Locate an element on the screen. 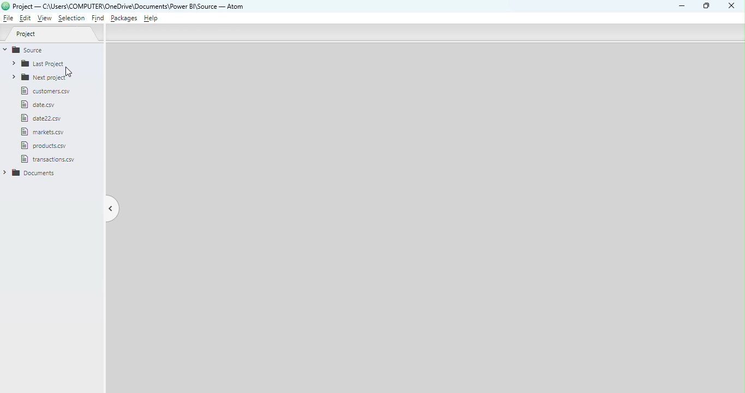 The image size is (745, 393). View is located at coordinates (43, 19).